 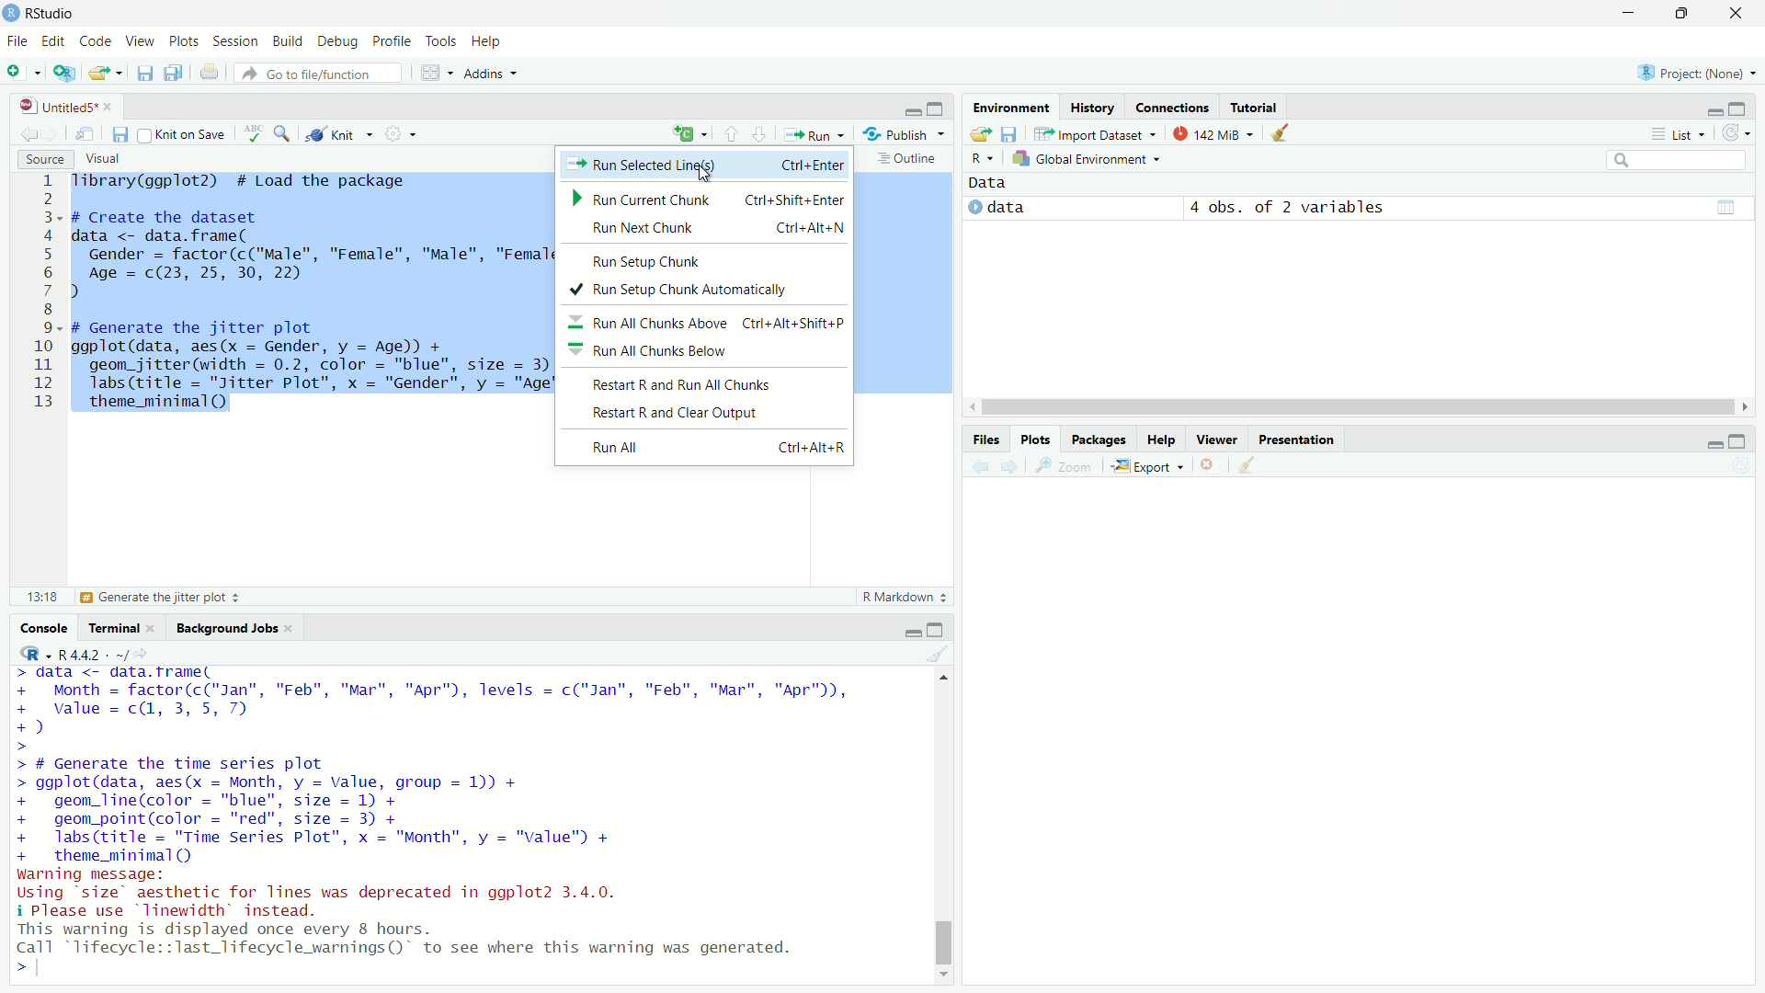 I want to click on run selected line(s), so click(x=704, y=165).